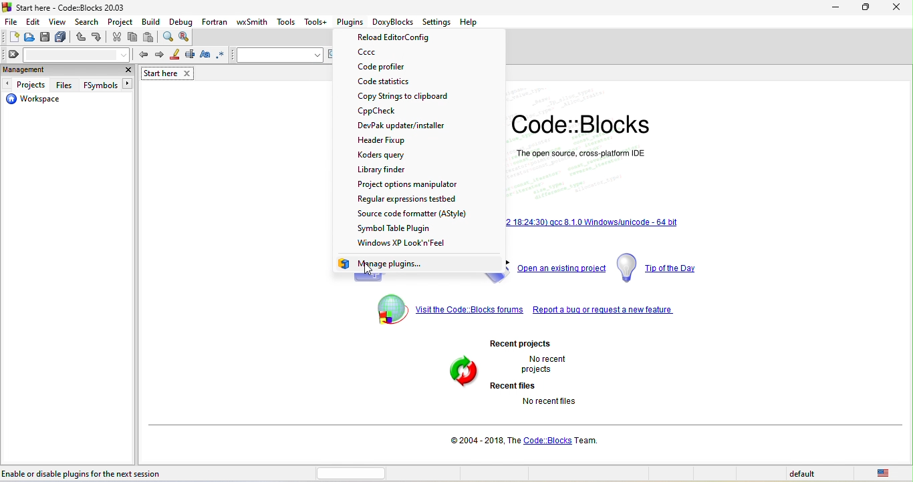 Image resolution: width=913 pixels, height=482 pixels. I want to click on library finder, so click(389, 169).